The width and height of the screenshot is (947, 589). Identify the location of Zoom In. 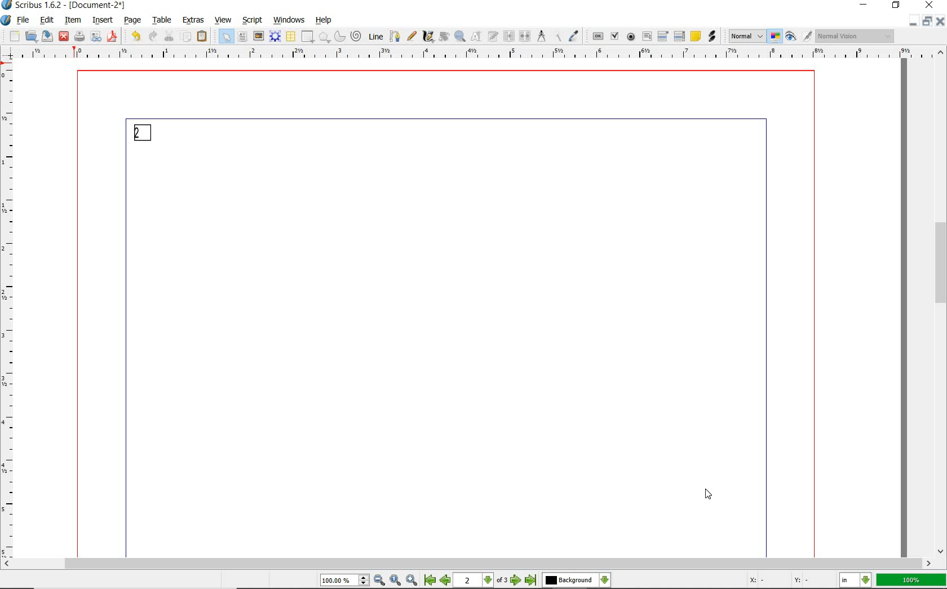
(413, 581).